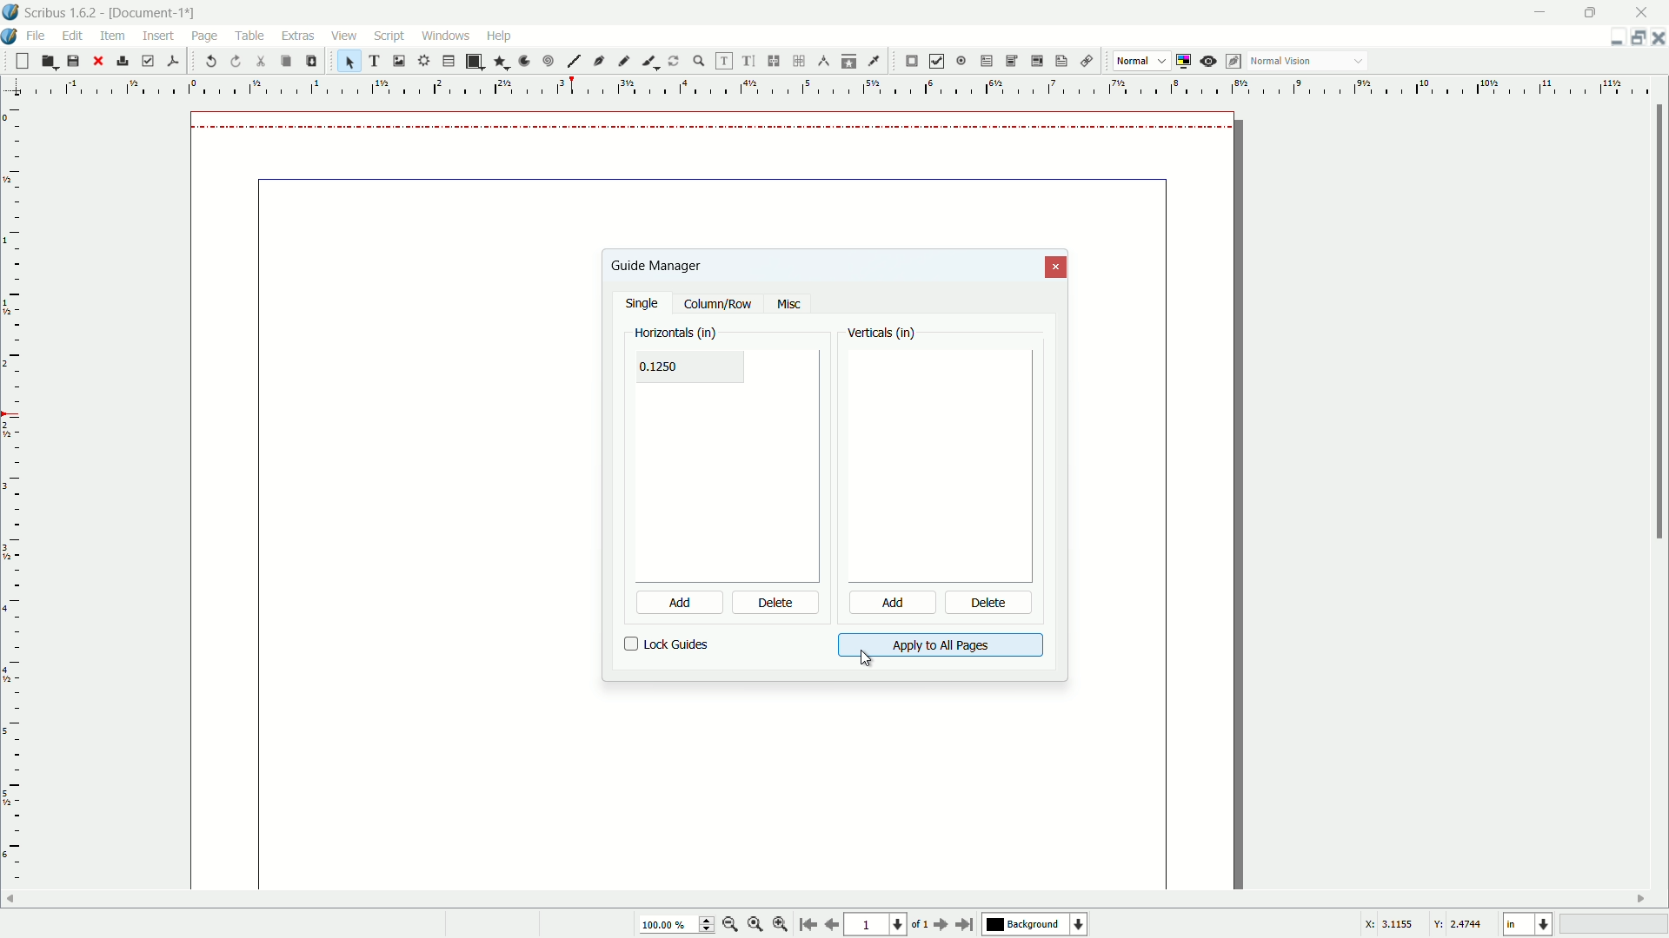  Describe the element at coordinates (20, 61) in the screenshot. I see `new` at that location.